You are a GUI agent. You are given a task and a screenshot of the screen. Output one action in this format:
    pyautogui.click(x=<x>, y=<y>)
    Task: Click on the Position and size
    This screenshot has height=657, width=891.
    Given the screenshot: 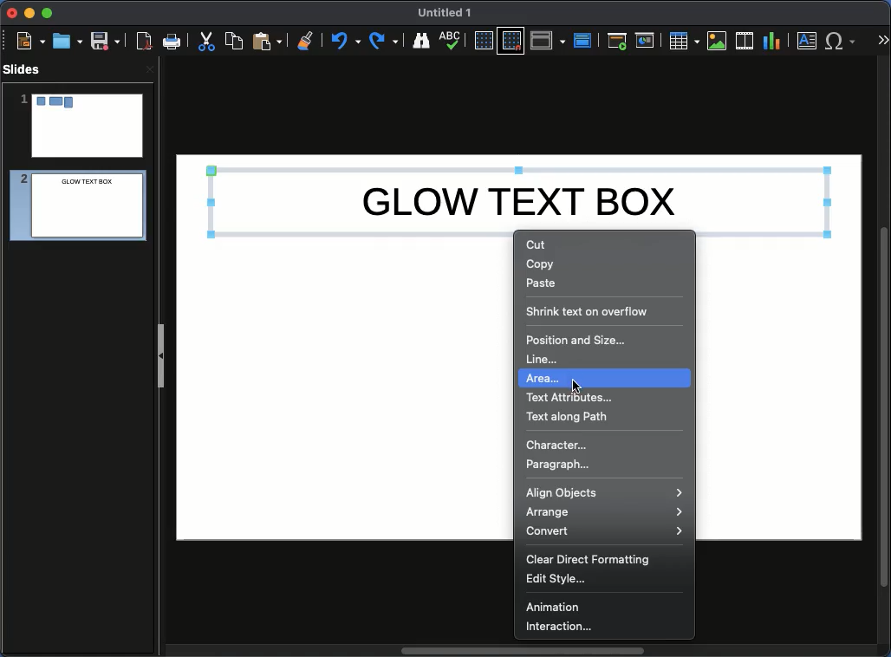 What is the action you would take?
    pyautogui.click(x=585, y=339)
    